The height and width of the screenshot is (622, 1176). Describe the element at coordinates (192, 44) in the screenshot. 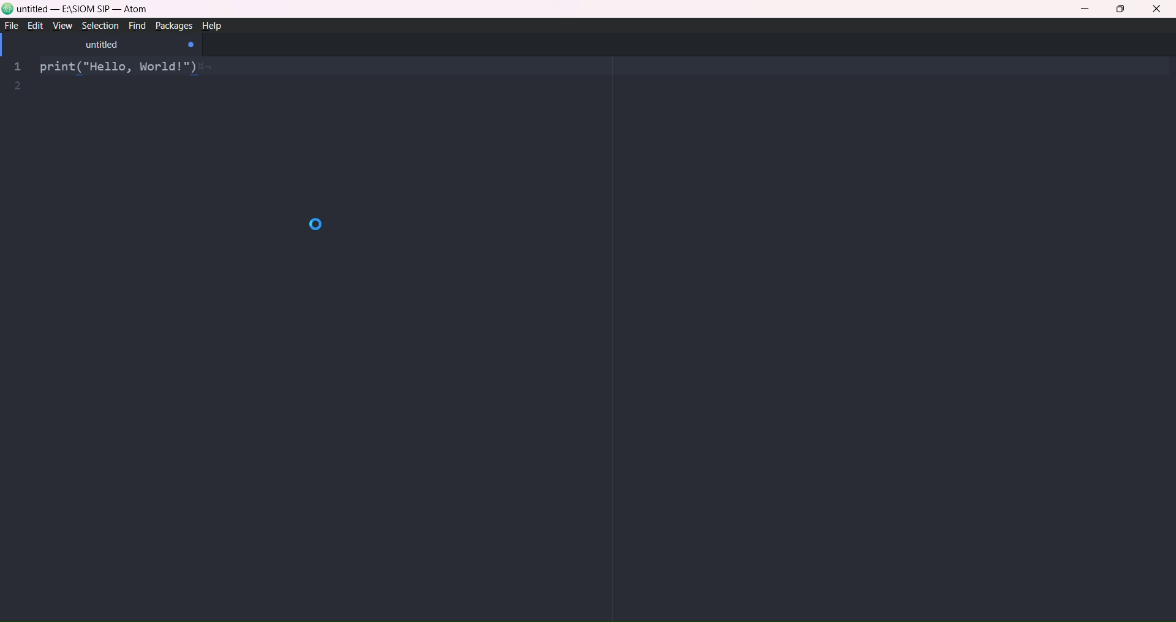

I see `close` at that location.